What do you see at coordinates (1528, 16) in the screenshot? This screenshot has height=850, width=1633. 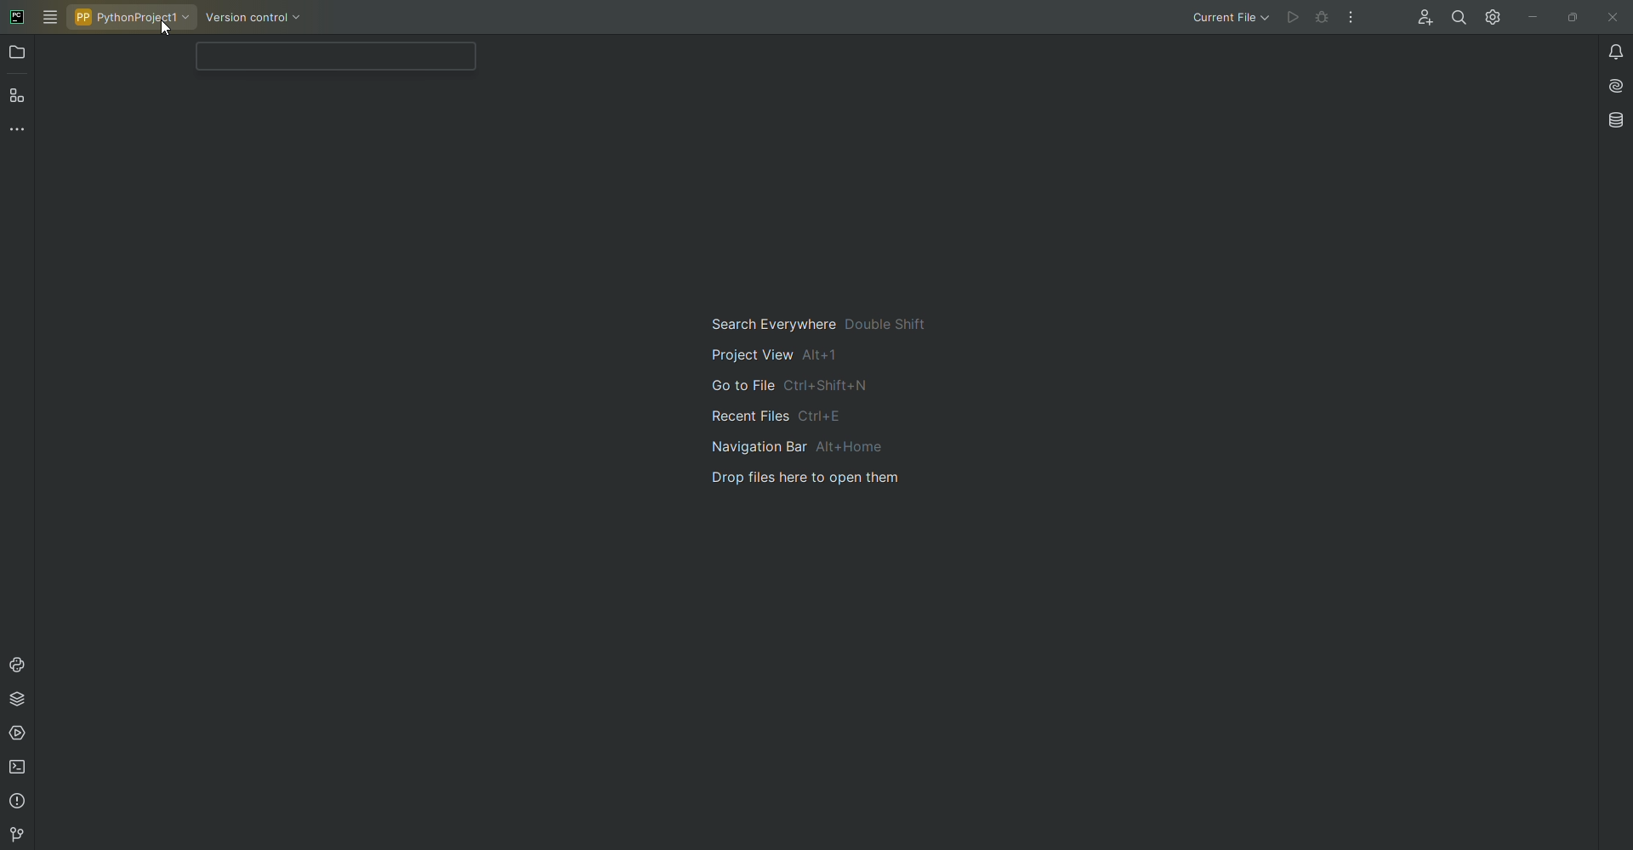 I see `Minimize` at bounding box center [1528, 16].